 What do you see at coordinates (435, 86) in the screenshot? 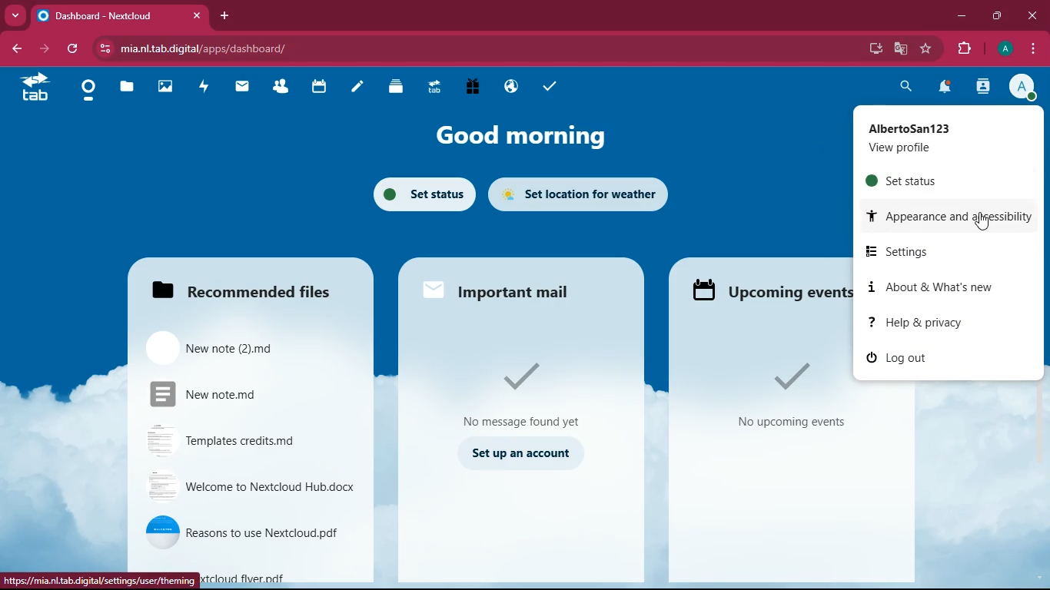
I see `tab` at bounding box center [435, 86].